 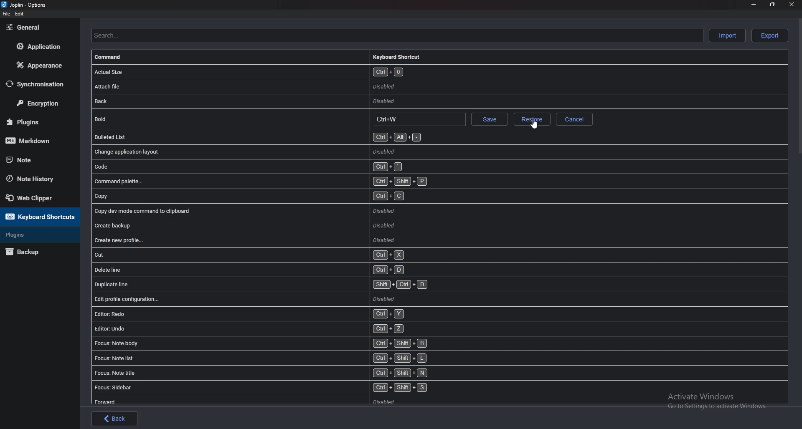 What do you see at coordinates (41, 83) in the screenshot?
I see `Synchronization` at bounding box center [41, 83].